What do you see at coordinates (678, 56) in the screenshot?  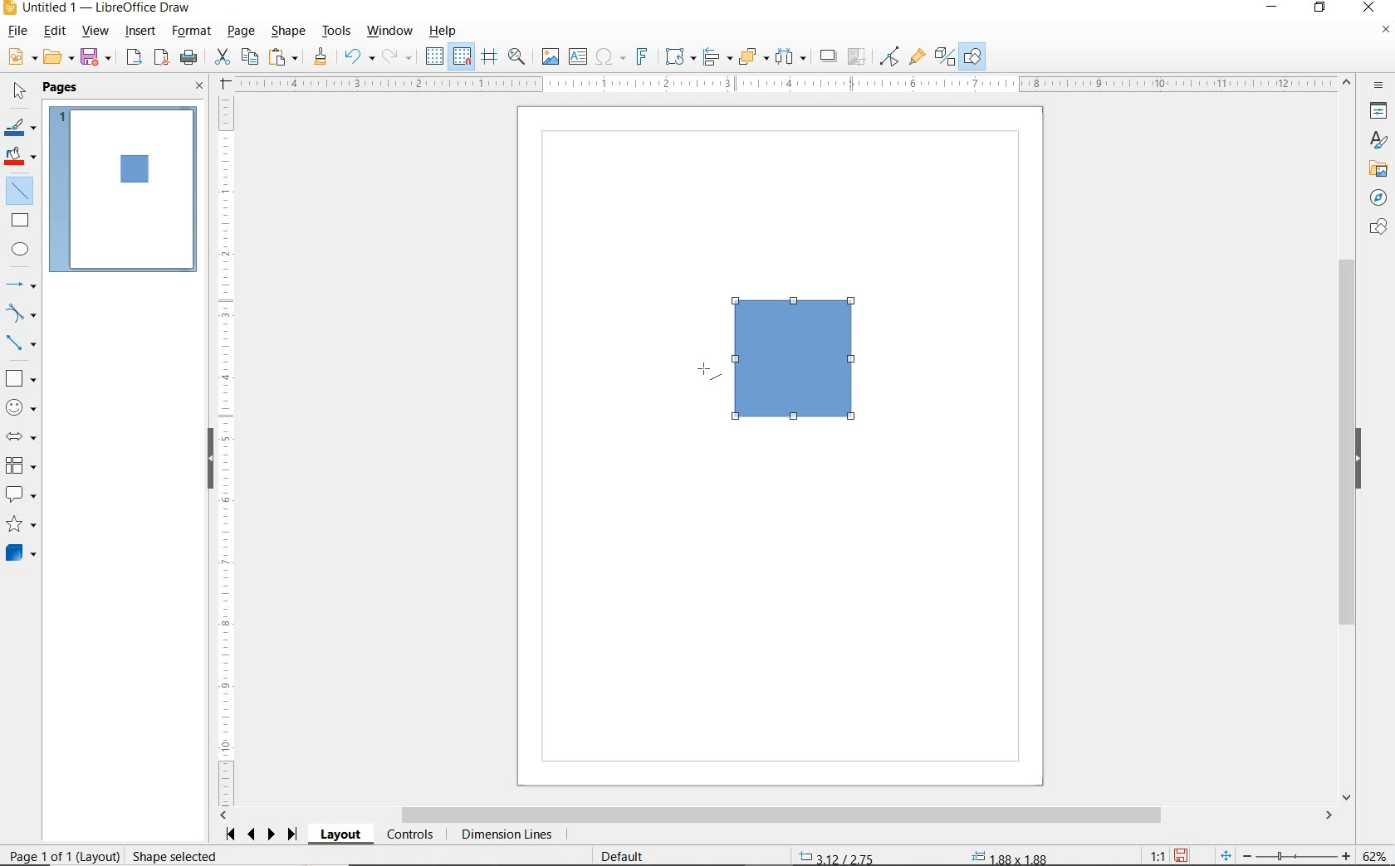 I see `TRANSFORMATIONS` at bounding box center [678, 56].